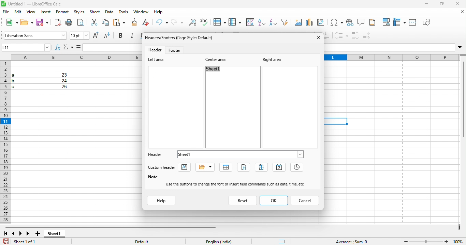 The height and width of the screenshot is (245, 466). What do you see at coordinates (56, 47) in the screenshot?
I see `function wizard` at bounding box center [56, 47].